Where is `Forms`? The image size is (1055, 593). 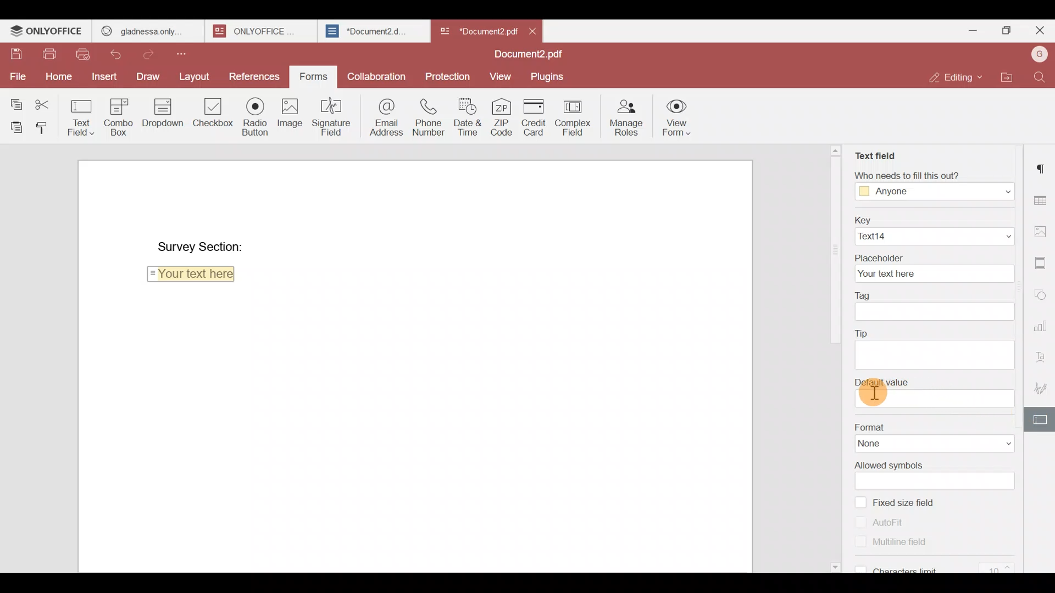 Forms is located at coordinates (309, 77).